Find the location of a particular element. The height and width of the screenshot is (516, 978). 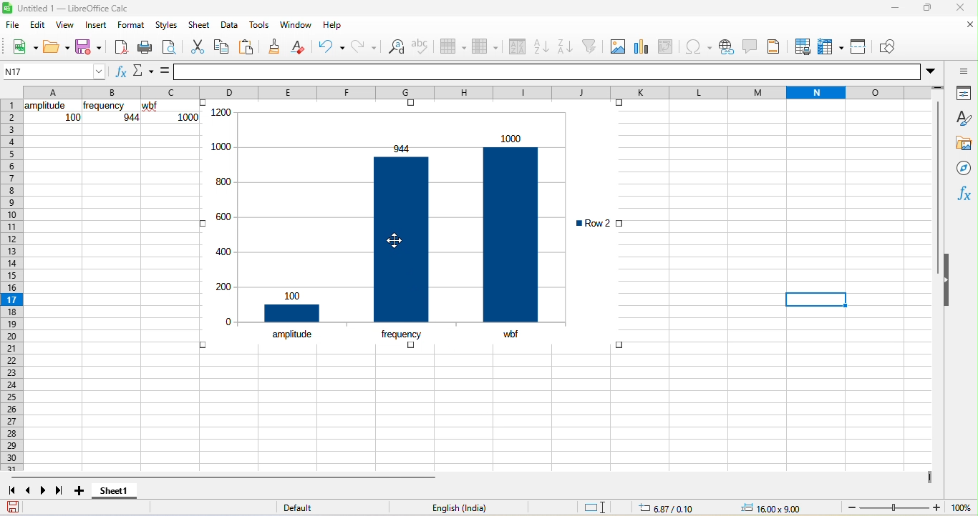

sort ascending is located at coordinates (540, 46).